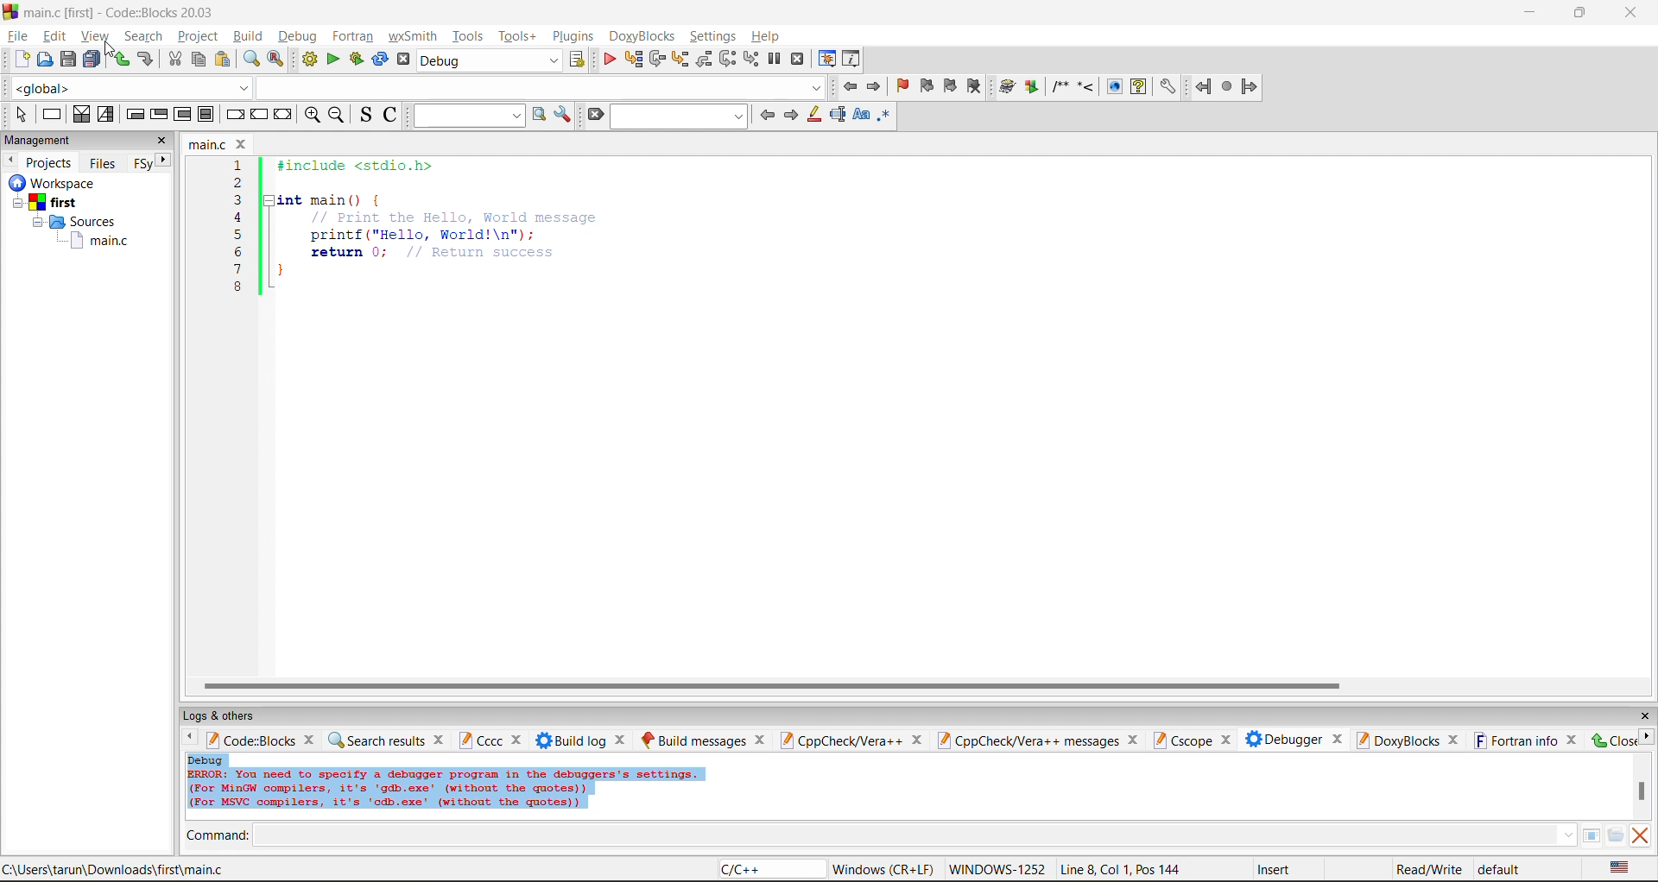  Describe the element at coordinates (1287, 739) in the screenshot. I see `debugger` at that location.